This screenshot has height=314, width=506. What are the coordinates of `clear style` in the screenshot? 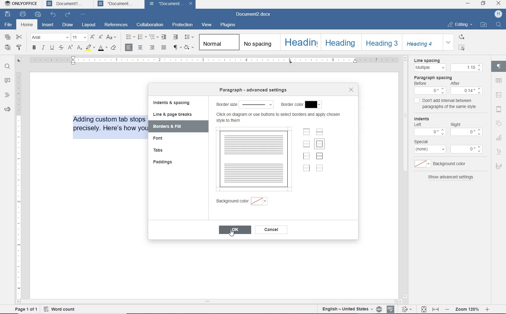 It's located at (115, 48).